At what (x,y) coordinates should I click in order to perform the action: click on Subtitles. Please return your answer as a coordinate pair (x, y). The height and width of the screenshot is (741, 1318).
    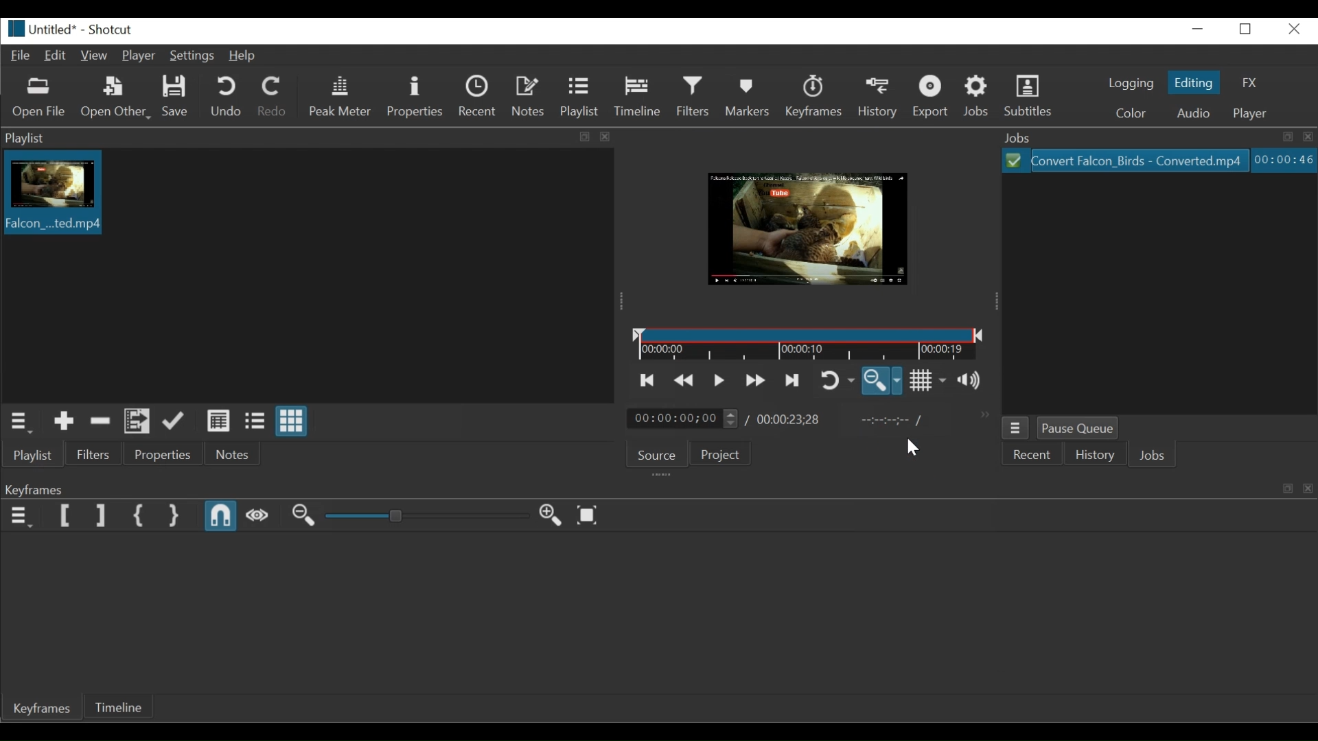
    Looking at the image, I should click on (1032, 96).